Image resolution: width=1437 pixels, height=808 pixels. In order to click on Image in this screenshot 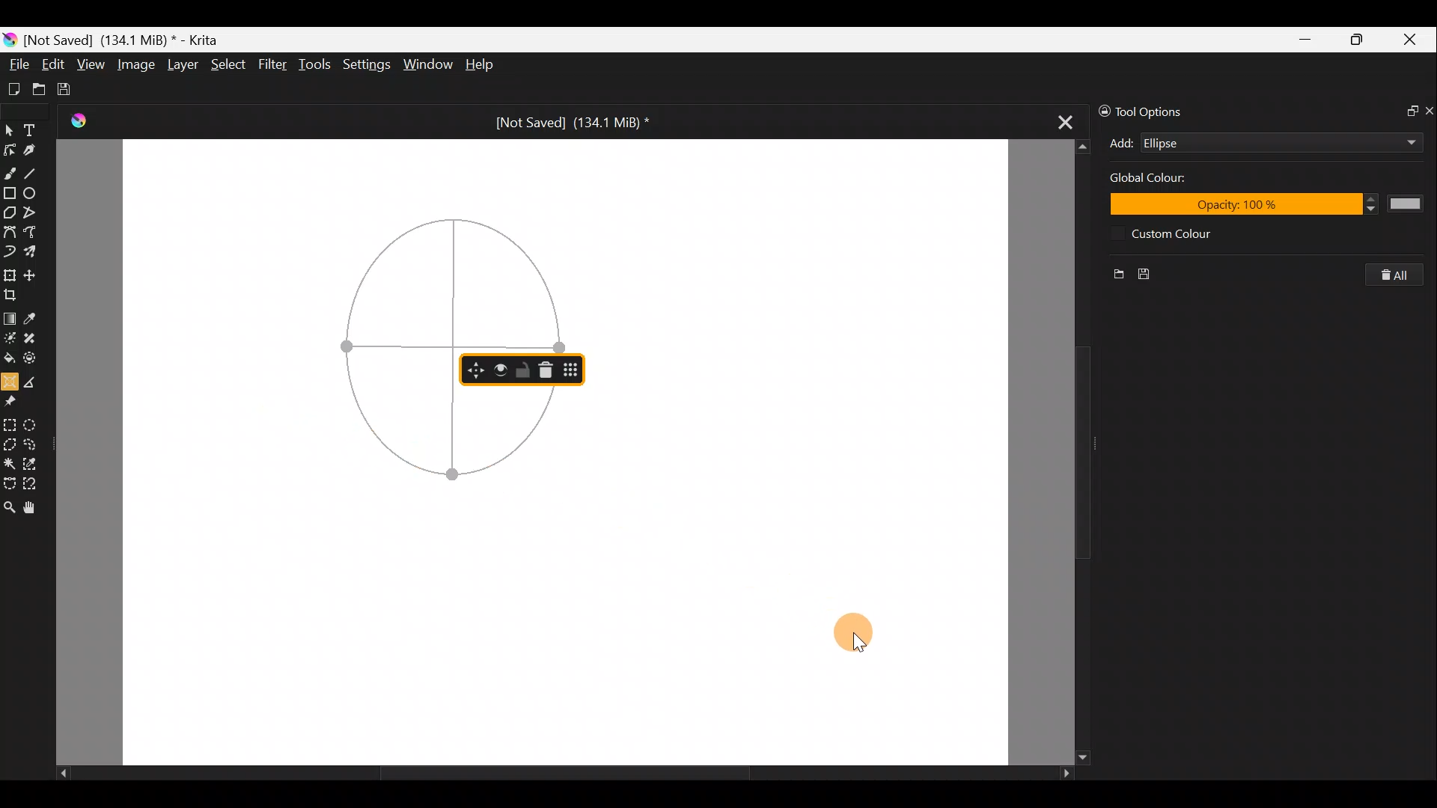, I will do `click(138, 64)`.